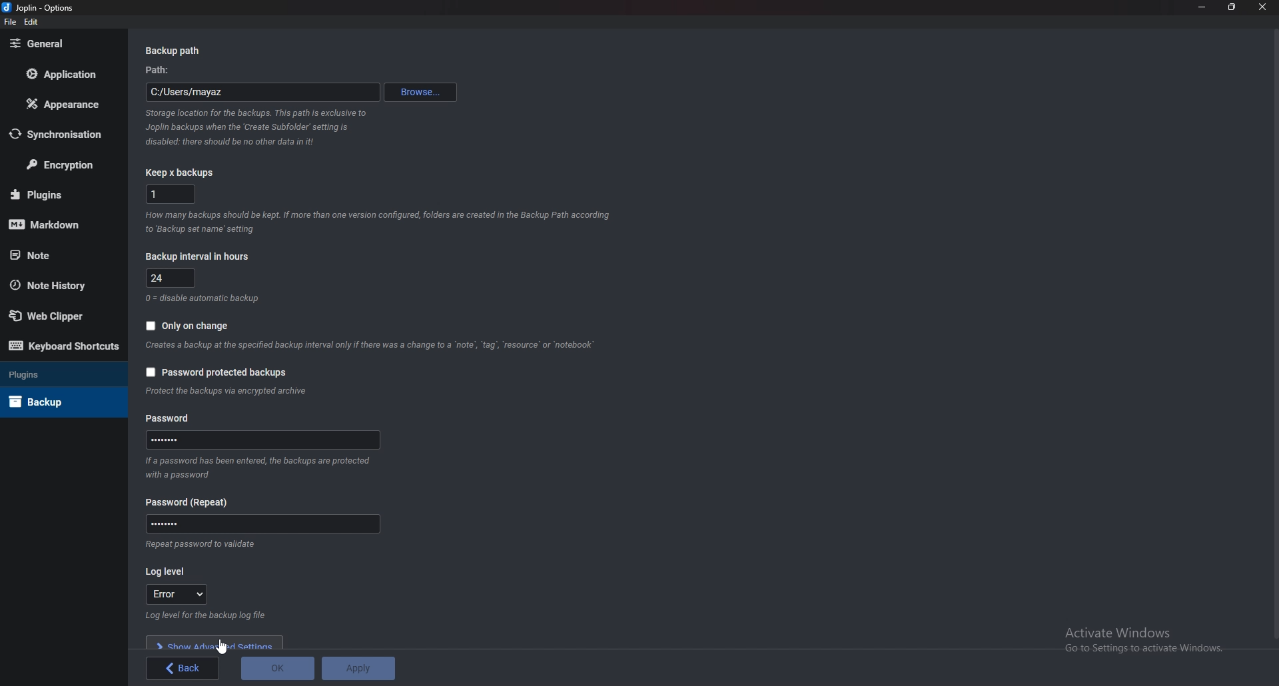 This screenshot has width=1279, height=686. Describe the element at coordinates (184, 172) in the screenshot. I see `Keep x backups` at that location.